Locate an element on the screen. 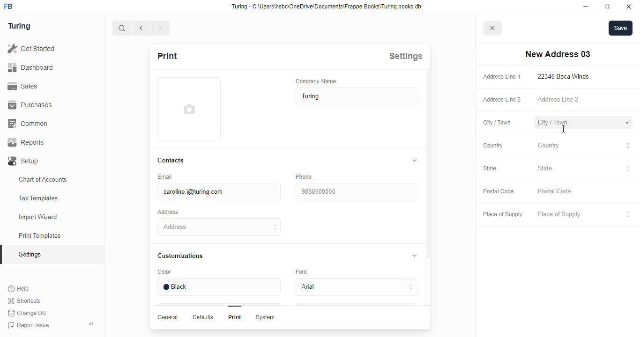  print is located at coordinates (167, 56).